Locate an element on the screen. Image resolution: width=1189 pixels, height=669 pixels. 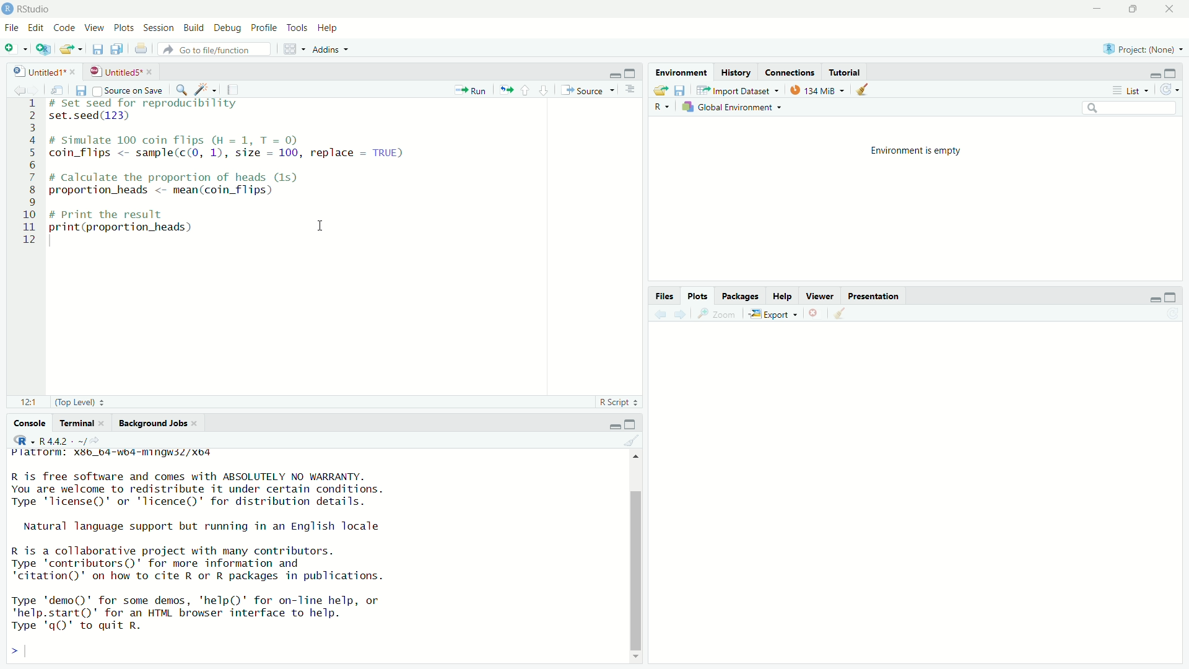
select language is located at coordinates (663, 108).